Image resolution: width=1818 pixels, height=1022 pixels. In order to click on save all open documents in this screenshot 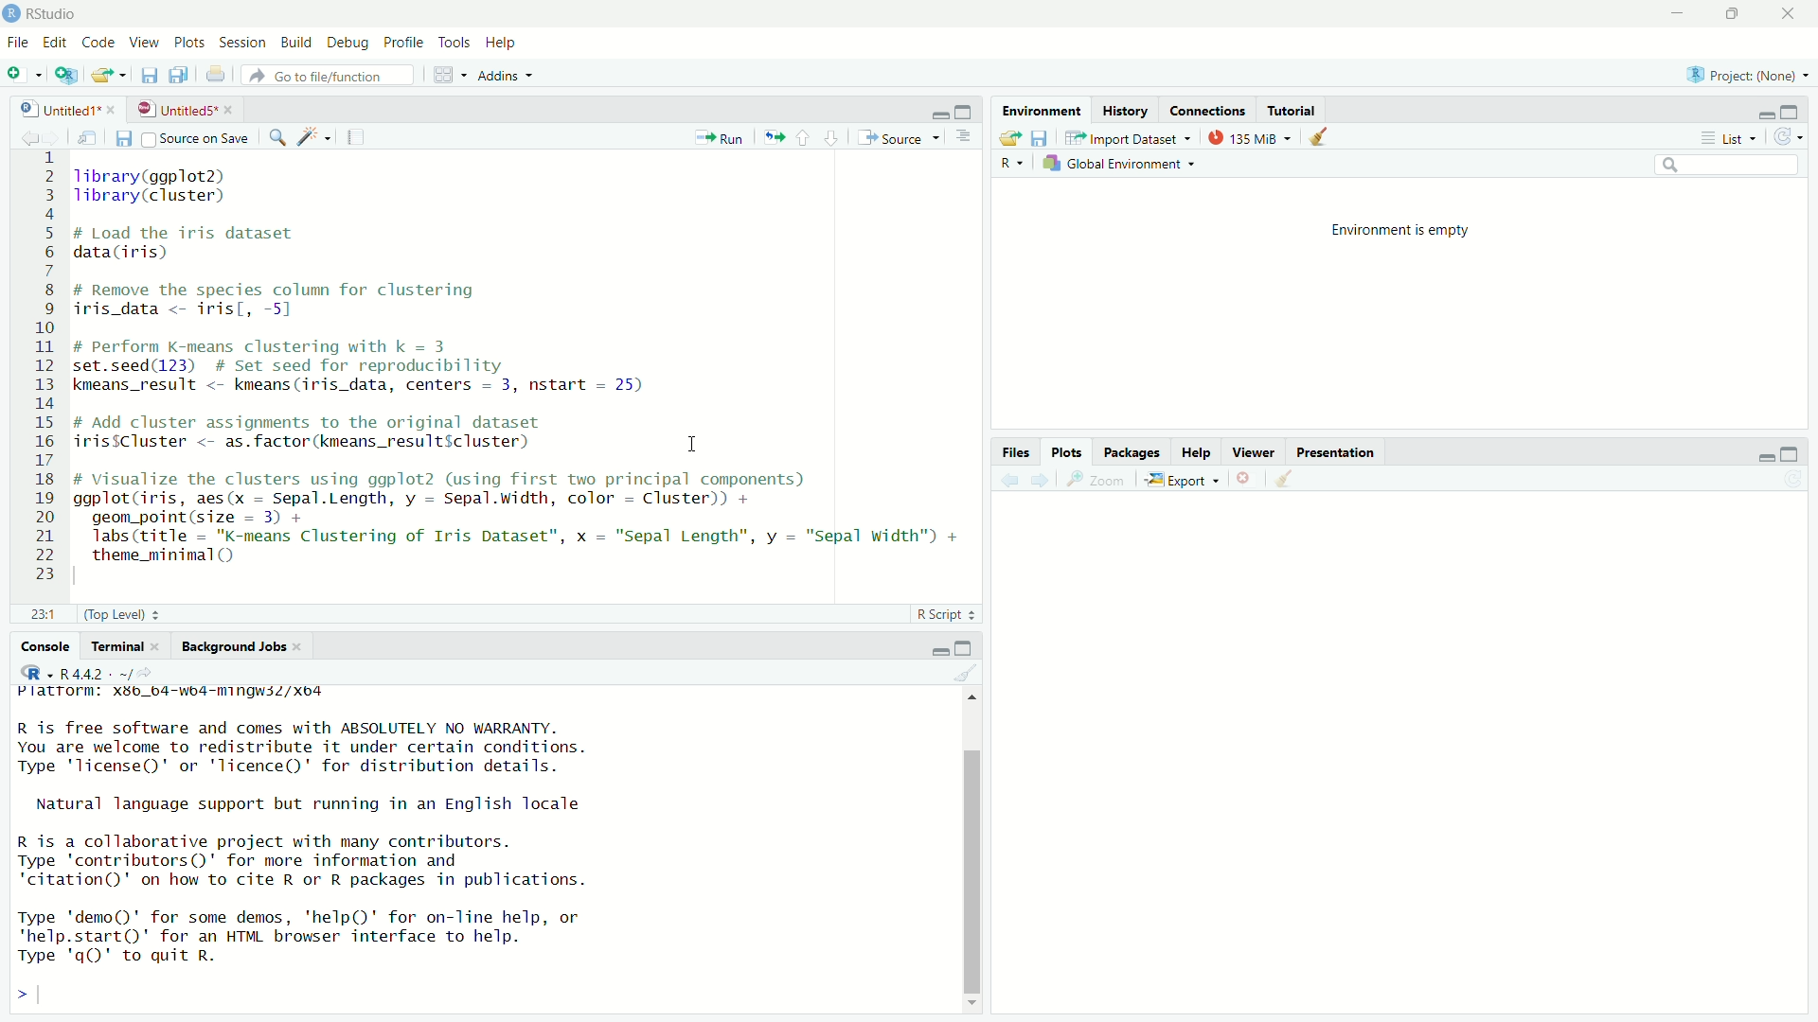, I will do `click(184, 76)`.